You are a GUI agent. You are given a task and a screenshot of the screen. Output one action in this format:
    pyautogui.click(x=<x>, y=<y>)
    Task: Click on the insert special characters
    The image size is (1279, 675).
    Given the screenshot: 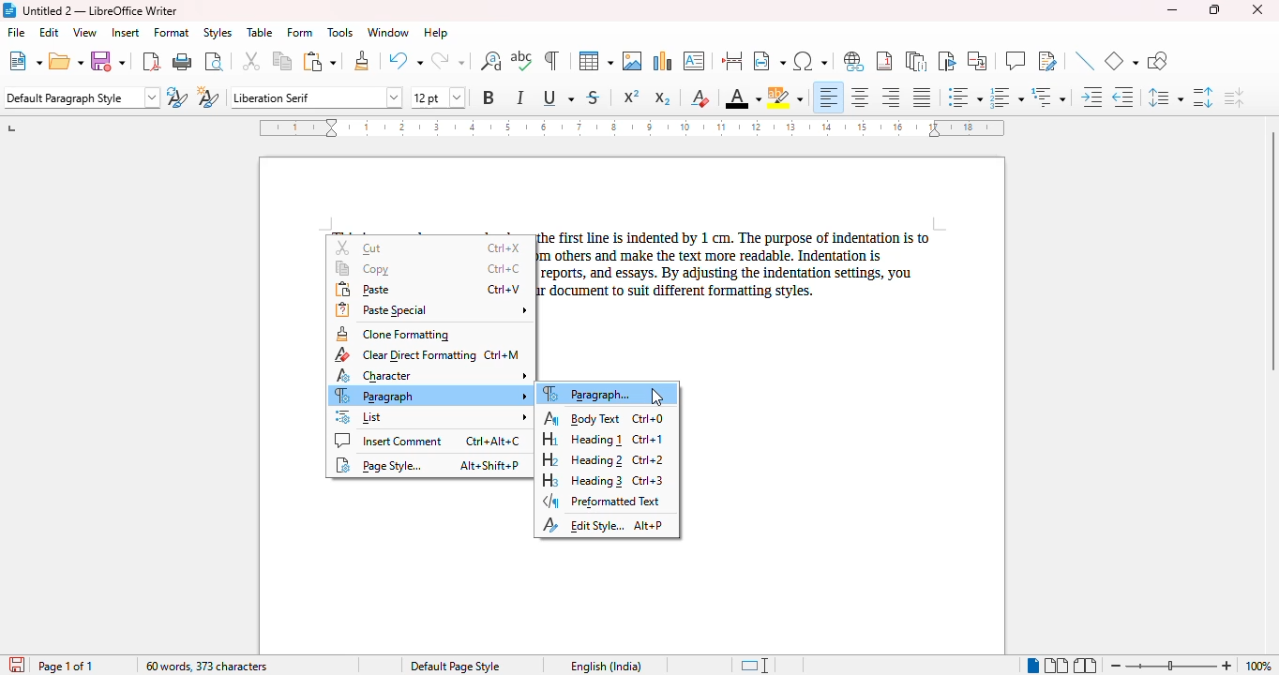 What is the action you would take?
    pyautogui.click(x=811, y=61)
    